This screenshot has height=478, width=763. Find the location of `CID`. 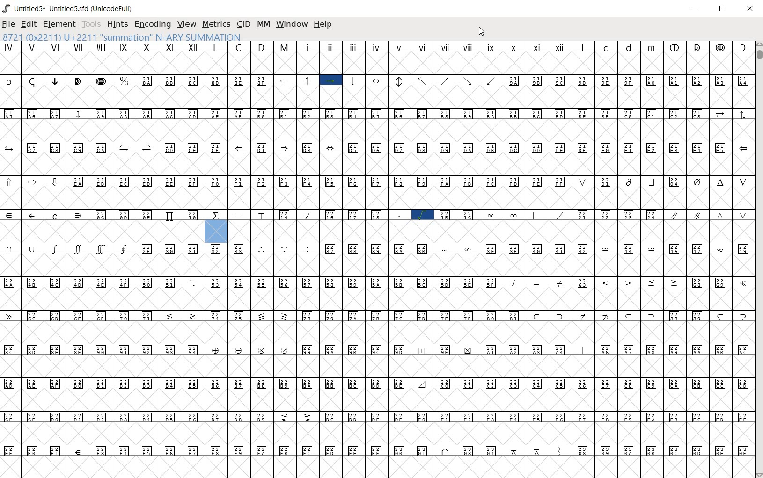

CID is located at coordinates (242, 24).